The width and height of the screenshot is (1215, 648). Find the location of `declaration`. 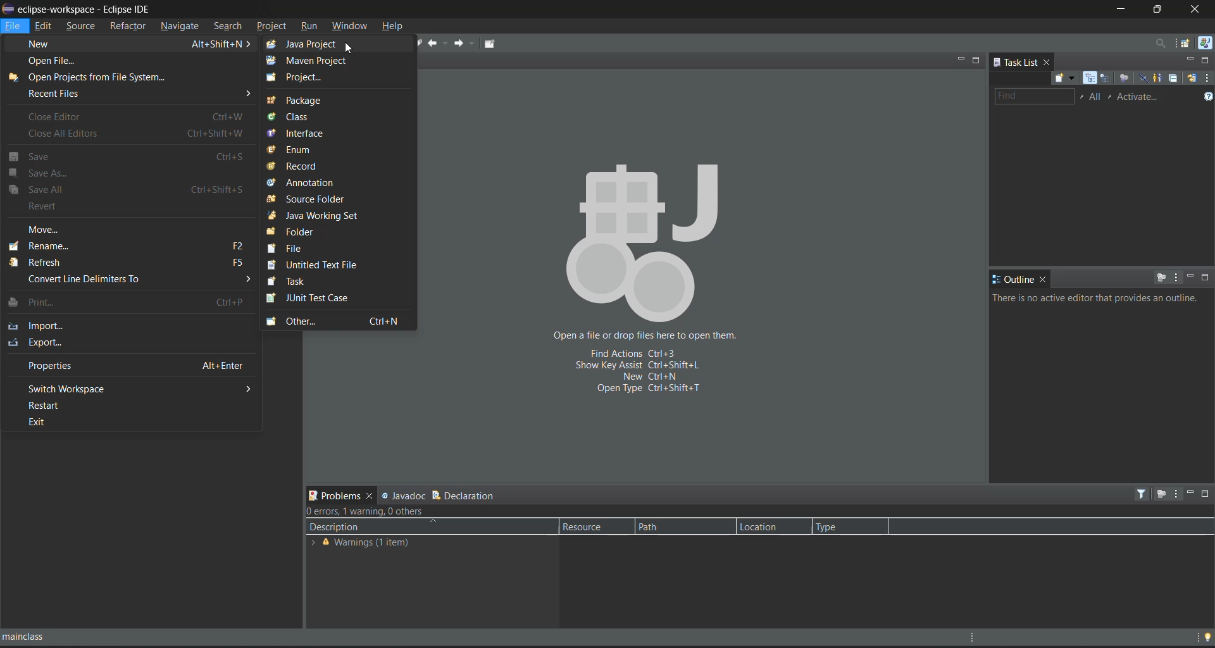

declaration is located at coordinates (469, 497).